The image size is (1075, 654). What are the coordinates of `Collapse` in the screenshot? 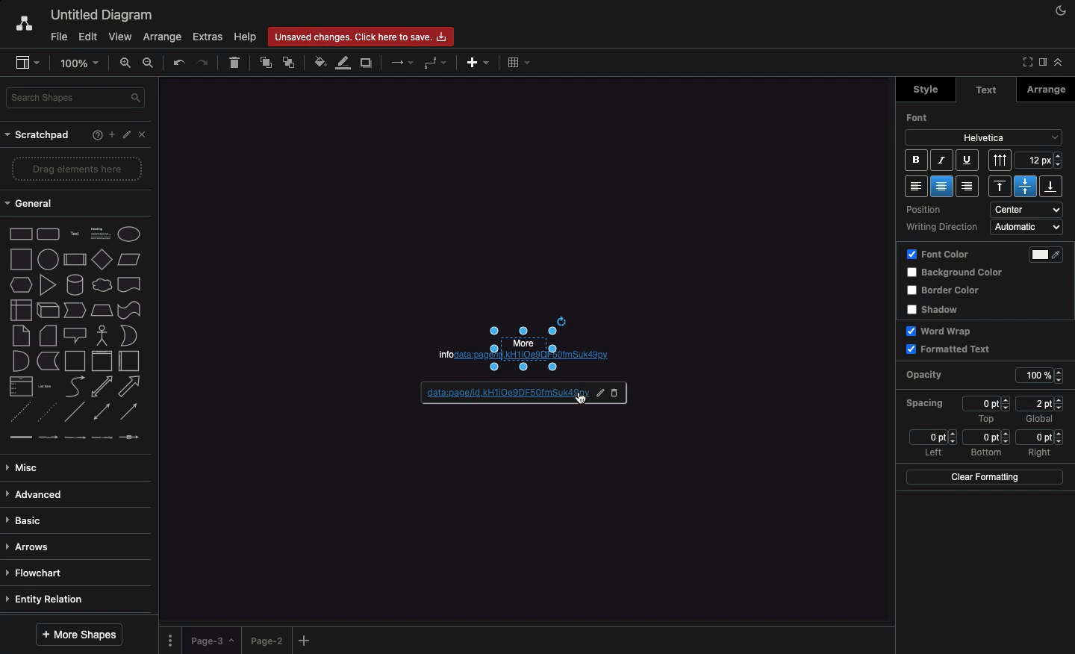 It's located at (1025, 63).